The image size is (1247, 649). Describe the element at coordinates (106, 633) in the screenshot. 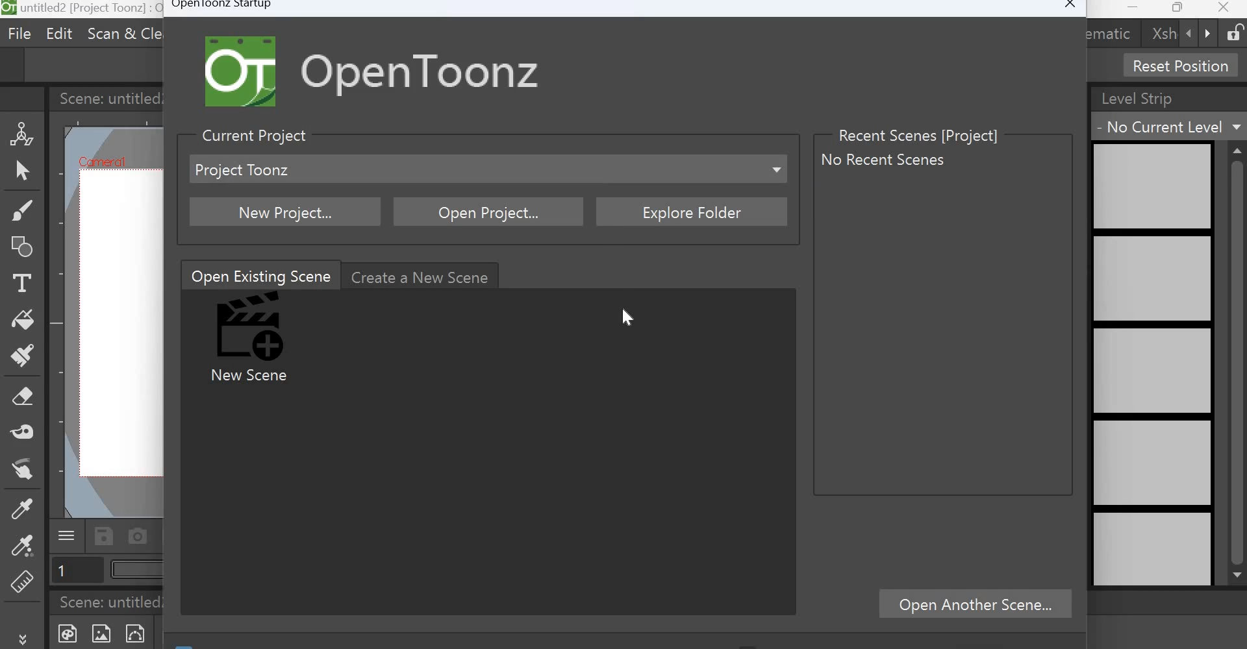

I see `New Raster Level` at that location.